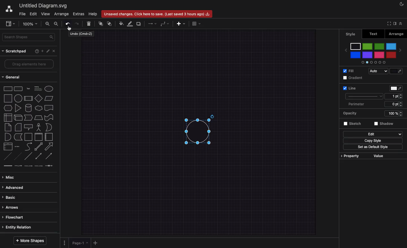 Image resolution: width=407 pixels, height=248 pixels. What do you see at coordinates (78, 23) in the screenshot?
I see `Redo` at bounding box center [78, 23].